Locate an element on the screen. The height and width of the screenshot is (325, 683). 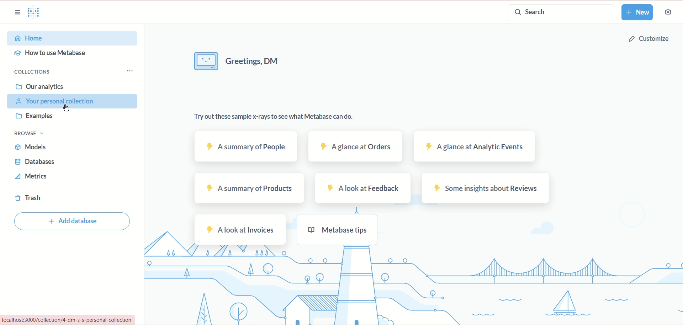
your personal collection is located at coordinates (72, 101).